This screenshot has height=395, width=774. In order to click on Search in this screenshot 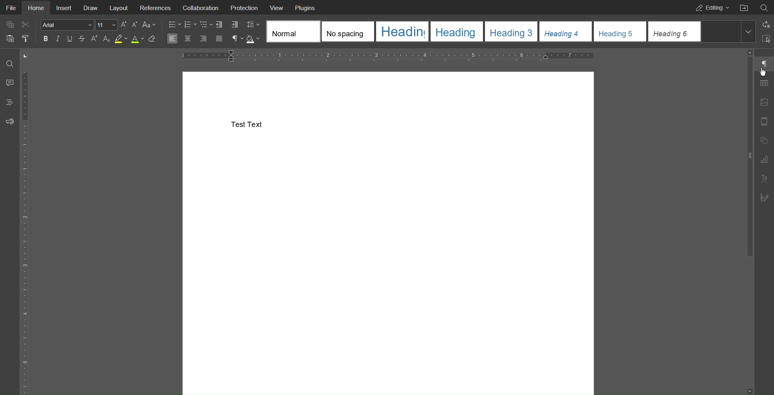, I will do `click(764, 6)`.